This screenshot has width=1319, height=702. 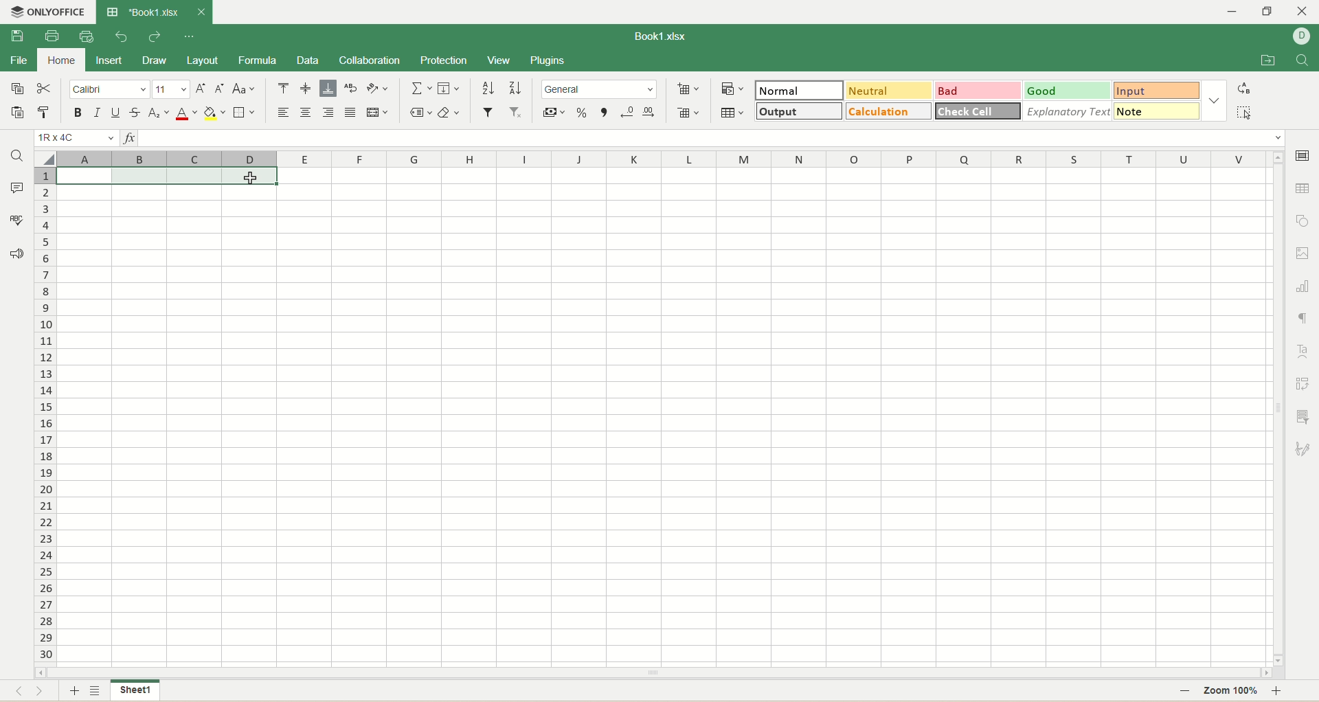 I want to click on justified, so click(x=351, y=113).